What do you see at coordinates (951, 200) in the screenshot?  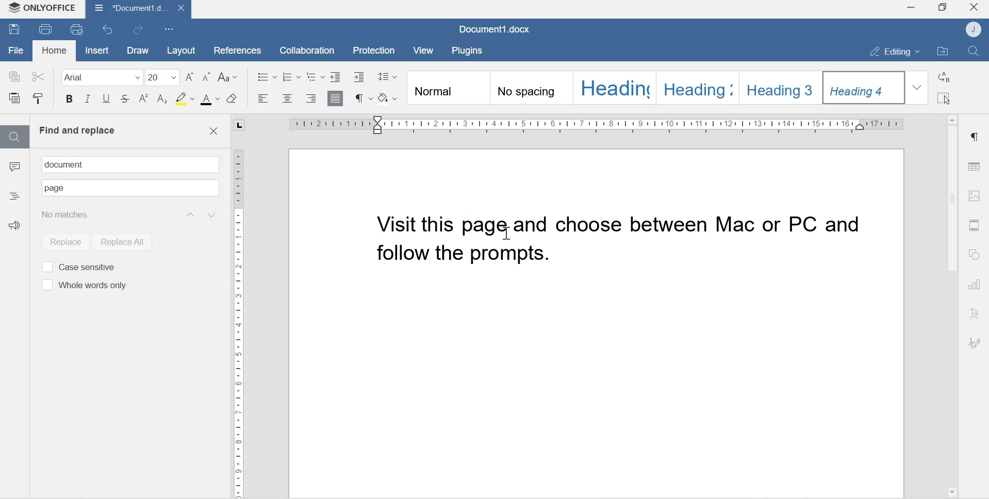 I see `Scrollbar` at bounding box center [951, 200].